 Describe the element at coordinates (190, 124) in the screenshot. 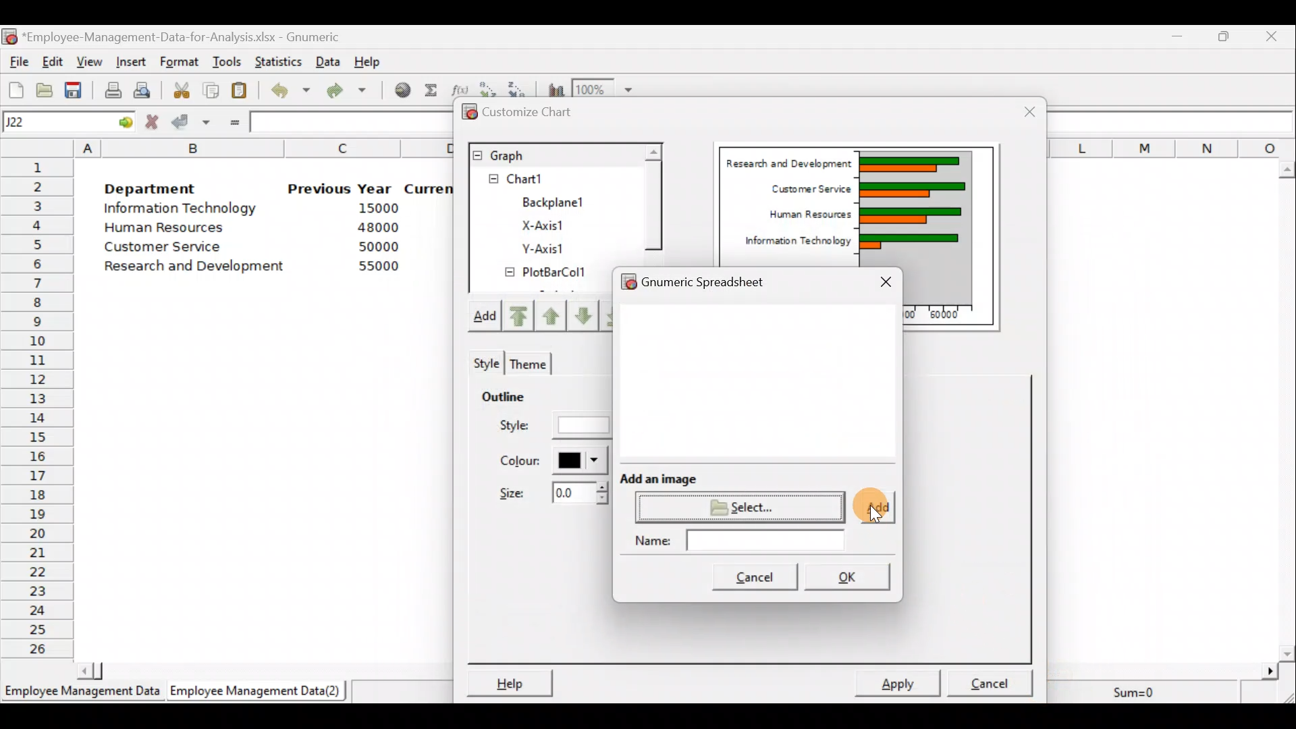

I see `Accept change` at that location.